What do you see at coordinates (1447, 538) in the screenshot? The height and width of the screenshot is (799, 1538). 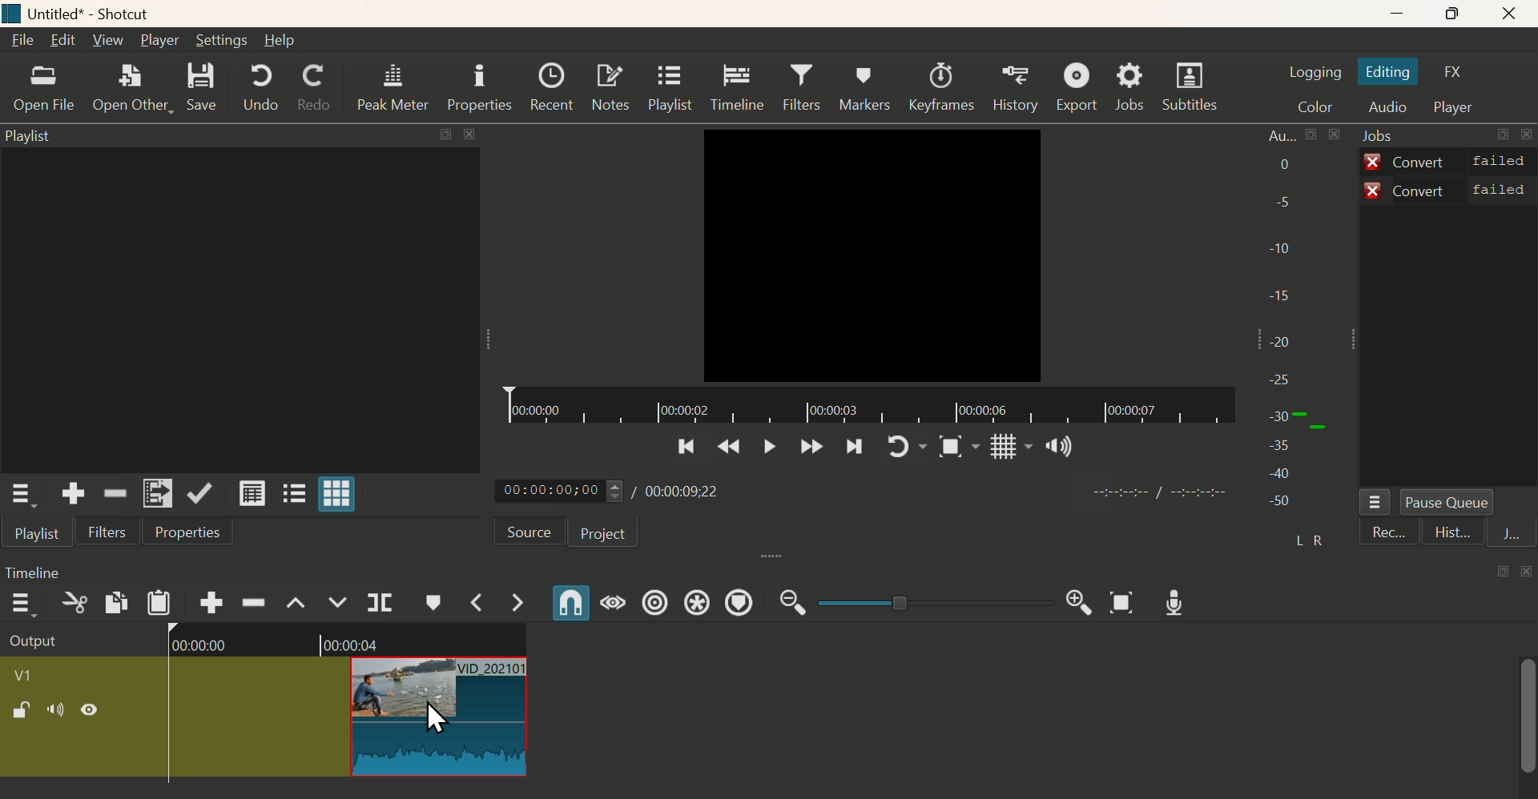 I see `` at bounding box center [1447, 538].